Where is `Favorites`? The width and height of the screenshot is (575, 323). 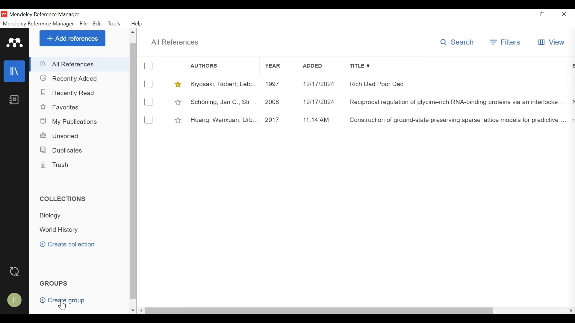 Favorites is located at coordinates (65, 107).